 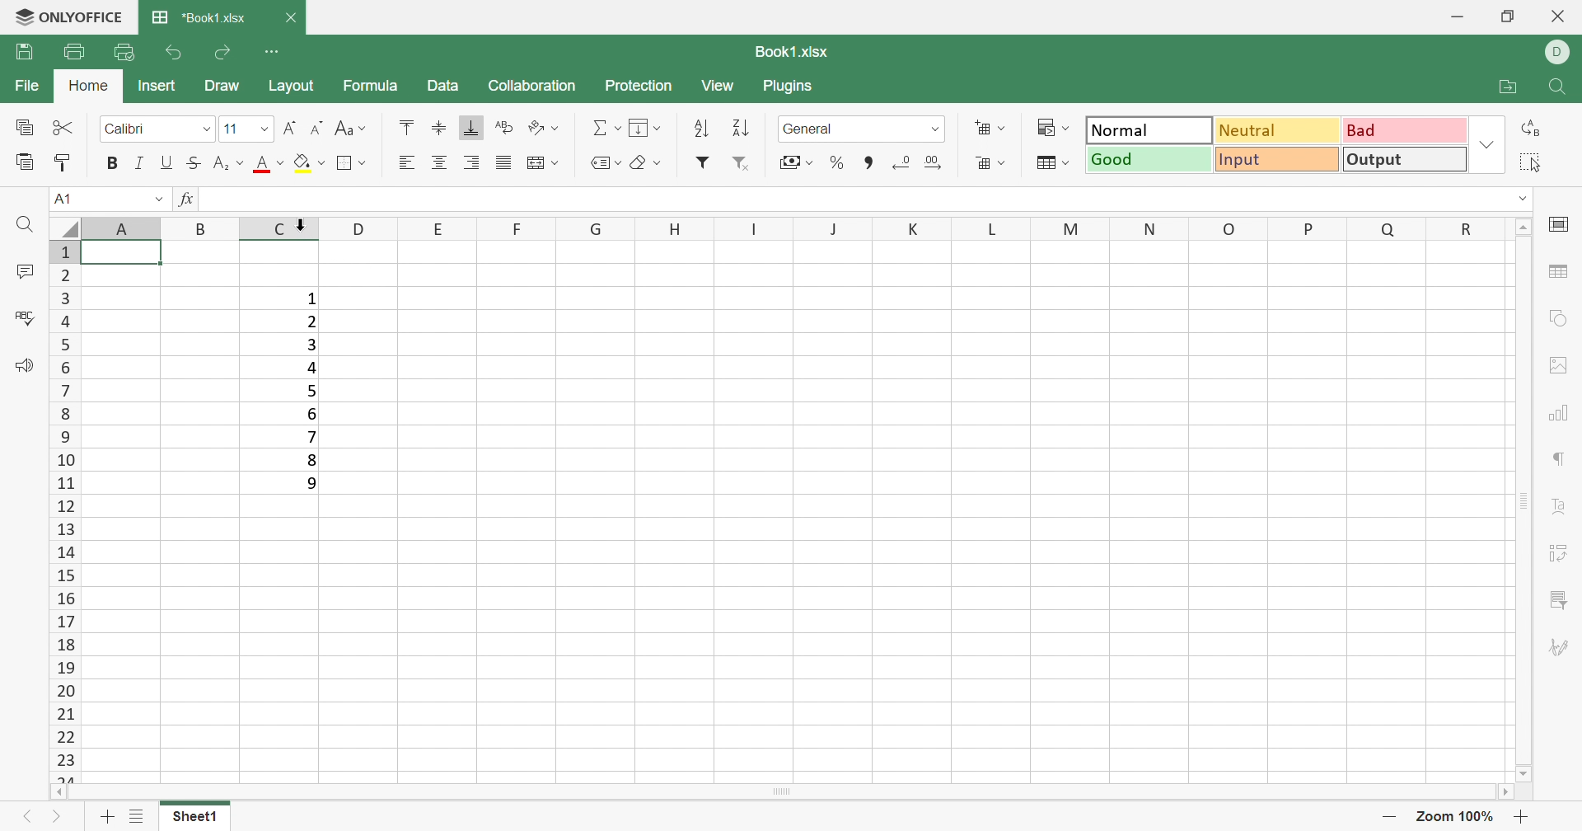 I want to click on Drop Down, so click(x=934, y=129).